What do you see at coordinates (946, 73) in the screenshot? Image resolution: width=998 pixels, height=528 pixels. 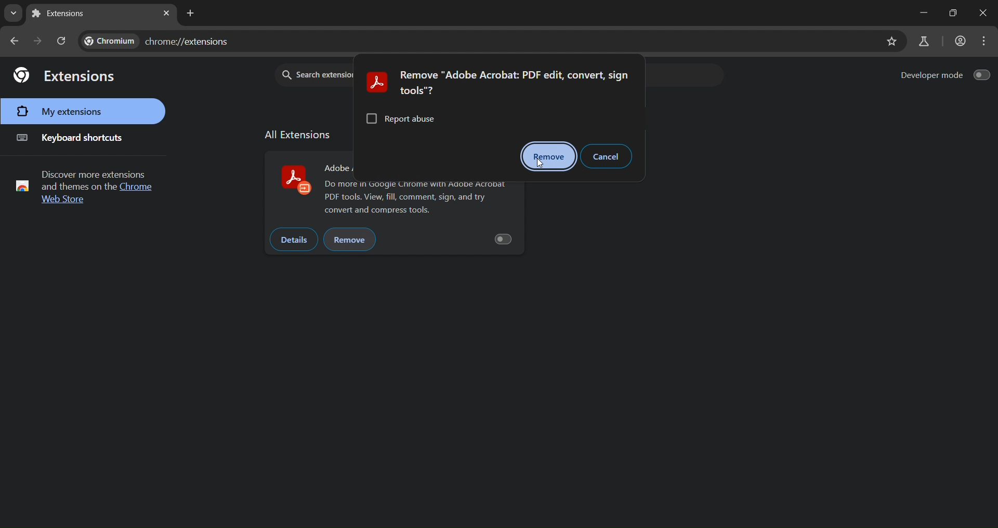 I see `developer mode` at bounding box center [946, 73].